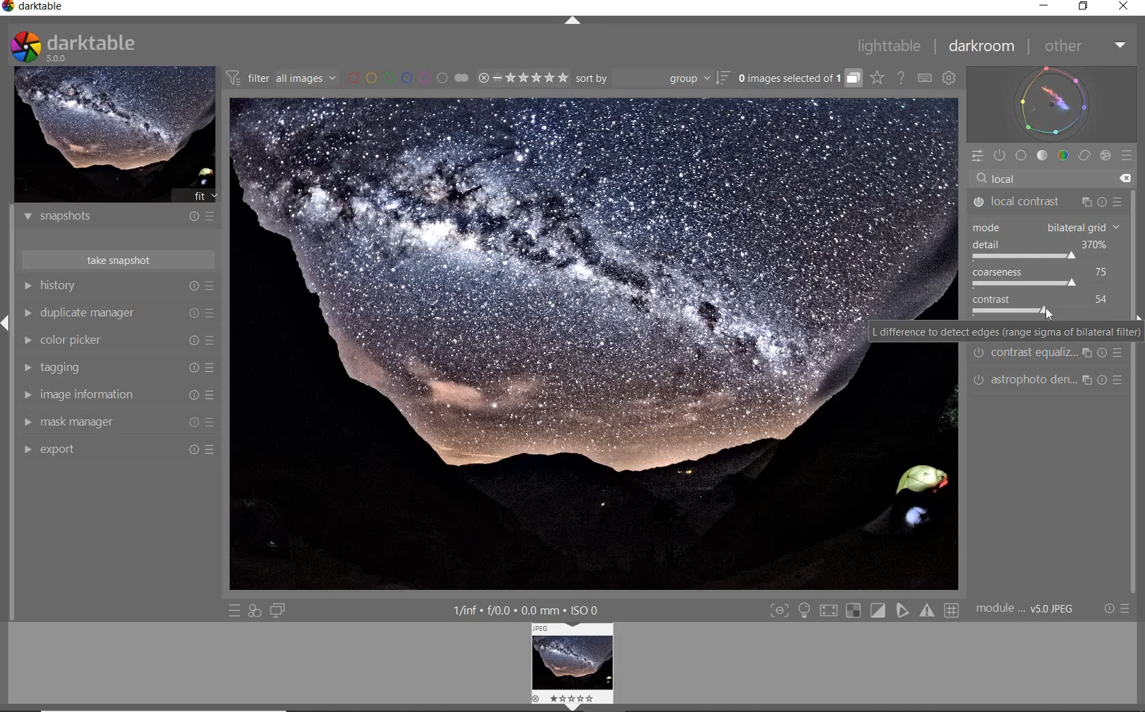  I want to click on Presets and preferences, so click(215, 395).